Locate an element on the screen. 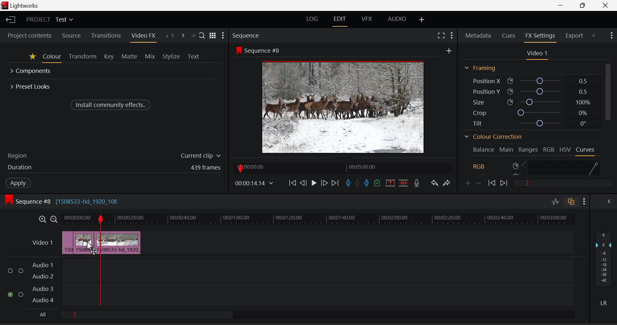 This screenshot has width=617, height=325. Components Section is located at coordinates (31, 72).